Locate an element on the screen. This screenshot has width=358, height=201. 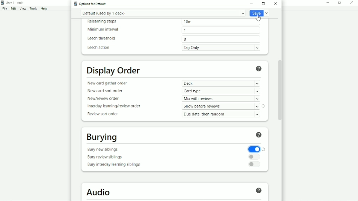
8 is located at coordinates (186, 40).